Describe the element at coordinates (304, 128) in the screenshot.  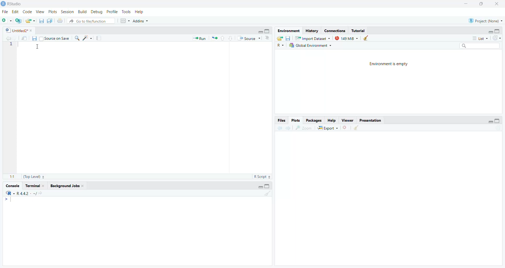
I see `Zoom` at that location.